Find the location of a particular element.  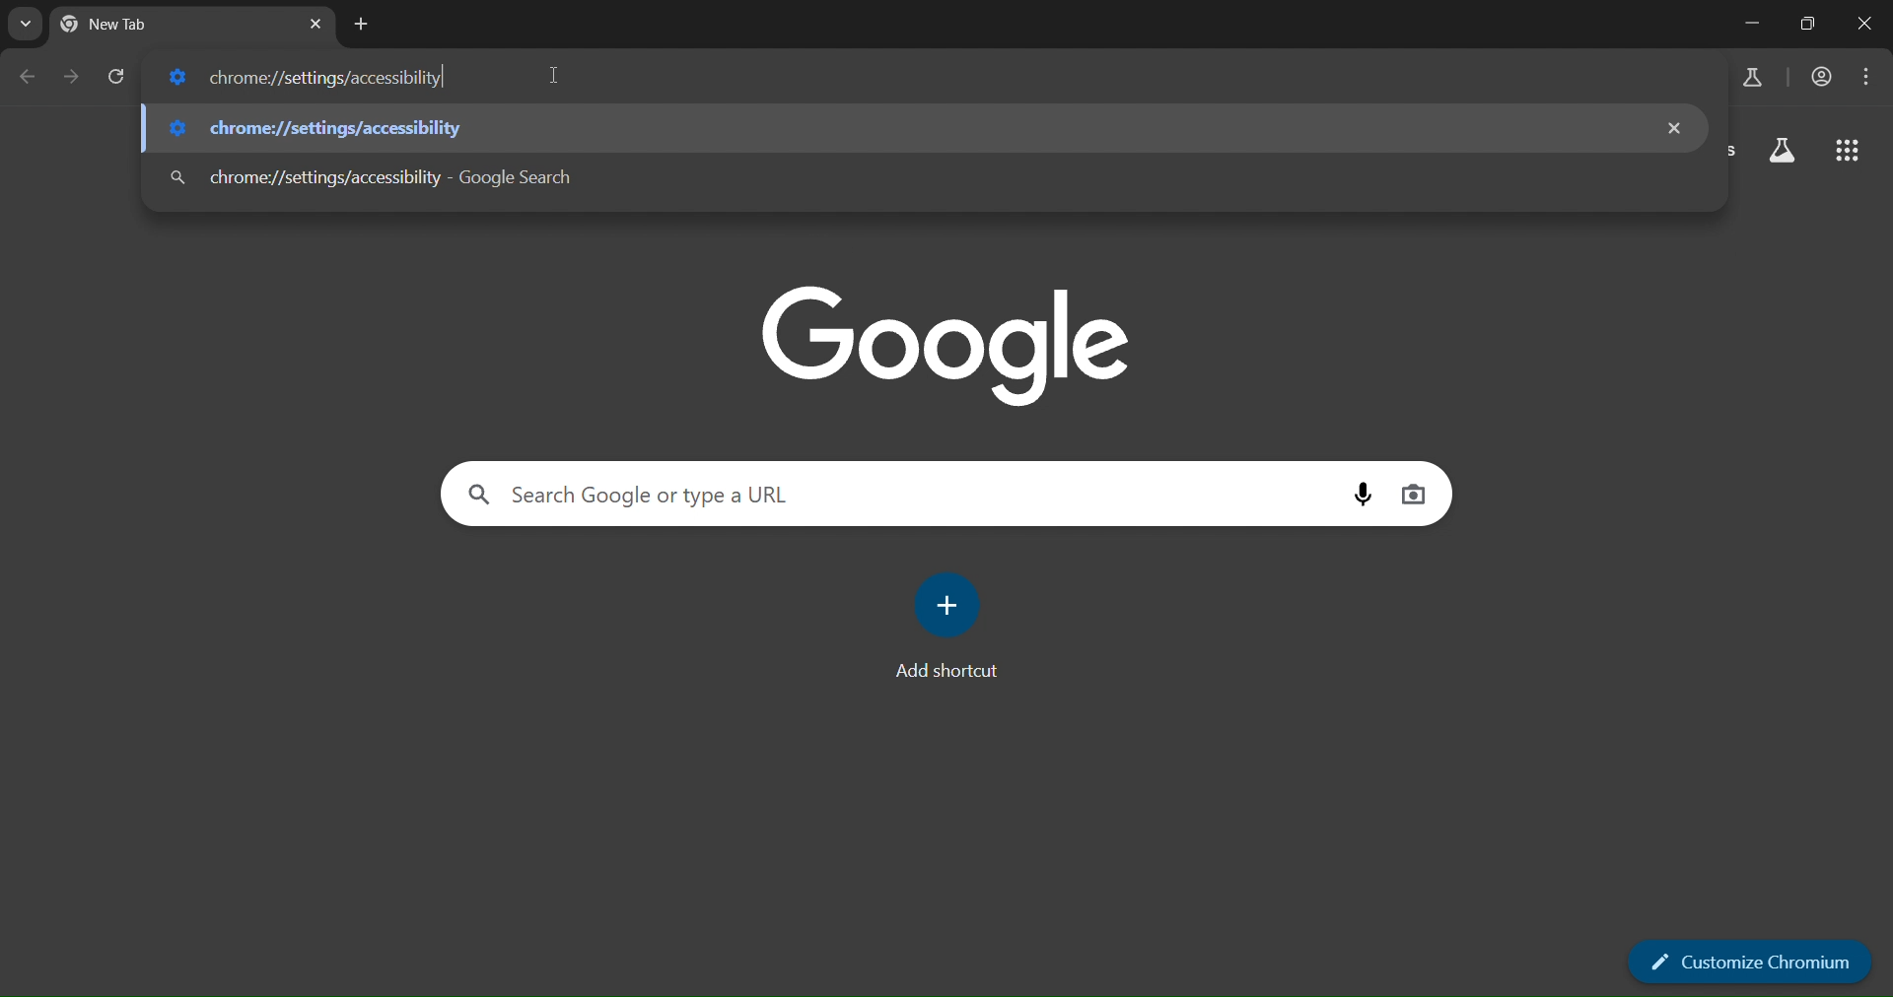

chrome://settings/accessibility is located at coordinates (329, 129).